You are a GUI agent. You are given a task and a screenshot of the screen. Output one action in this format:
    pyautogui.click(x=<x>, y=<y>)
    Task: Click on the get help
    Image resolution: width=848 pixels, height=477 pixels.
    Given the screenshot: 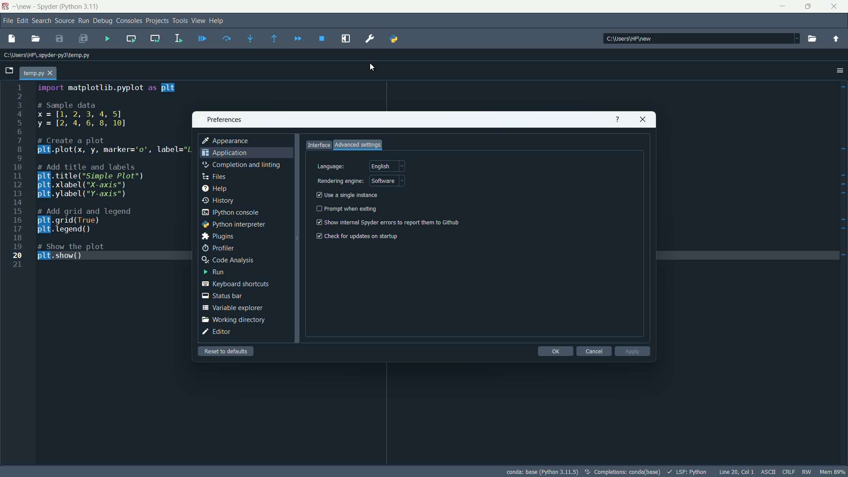 What is the action you would take?
    pyautogui.click(x=619, y=119)
    